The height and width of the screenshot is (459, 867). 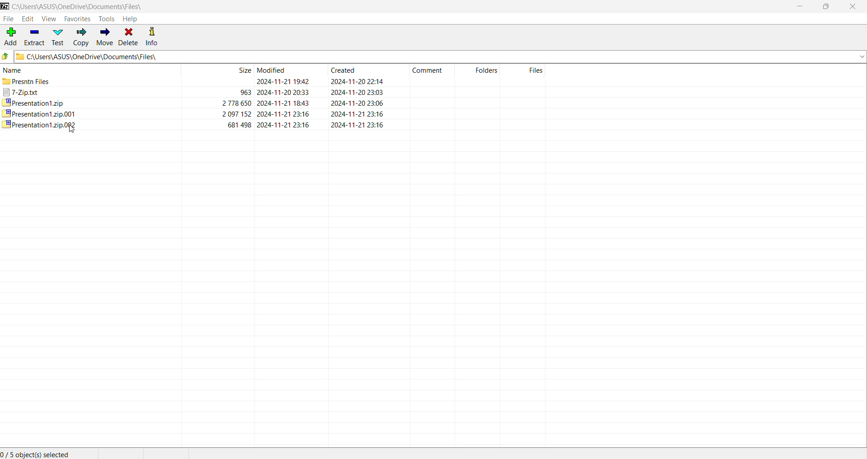 What do you see at coordinates (5, 7) in the screenshot?
I see `7 zipLogo` at bounding box center [5, 7].